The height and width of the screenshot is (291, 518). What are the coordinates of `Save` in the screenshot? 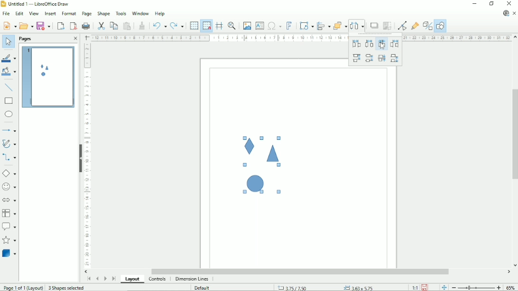 It's located at (45, 25).